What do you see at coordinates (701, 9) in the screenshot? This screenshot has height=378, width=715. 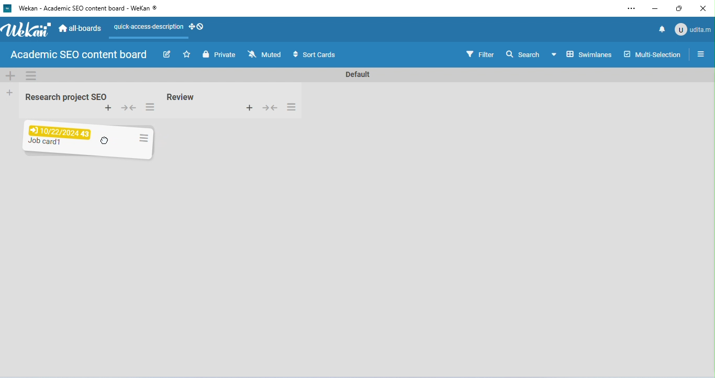 I see `close` at bounding box center [701, 9].